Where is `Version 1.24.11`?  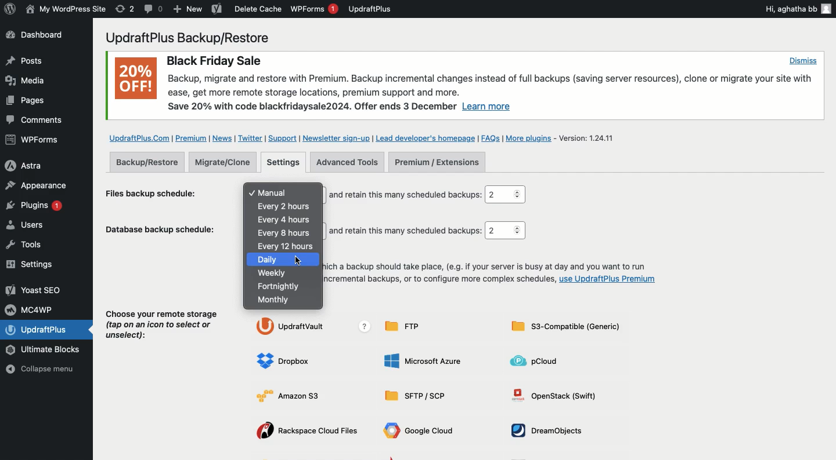 Version 1.24.11 is located at coordinates (591, 137).